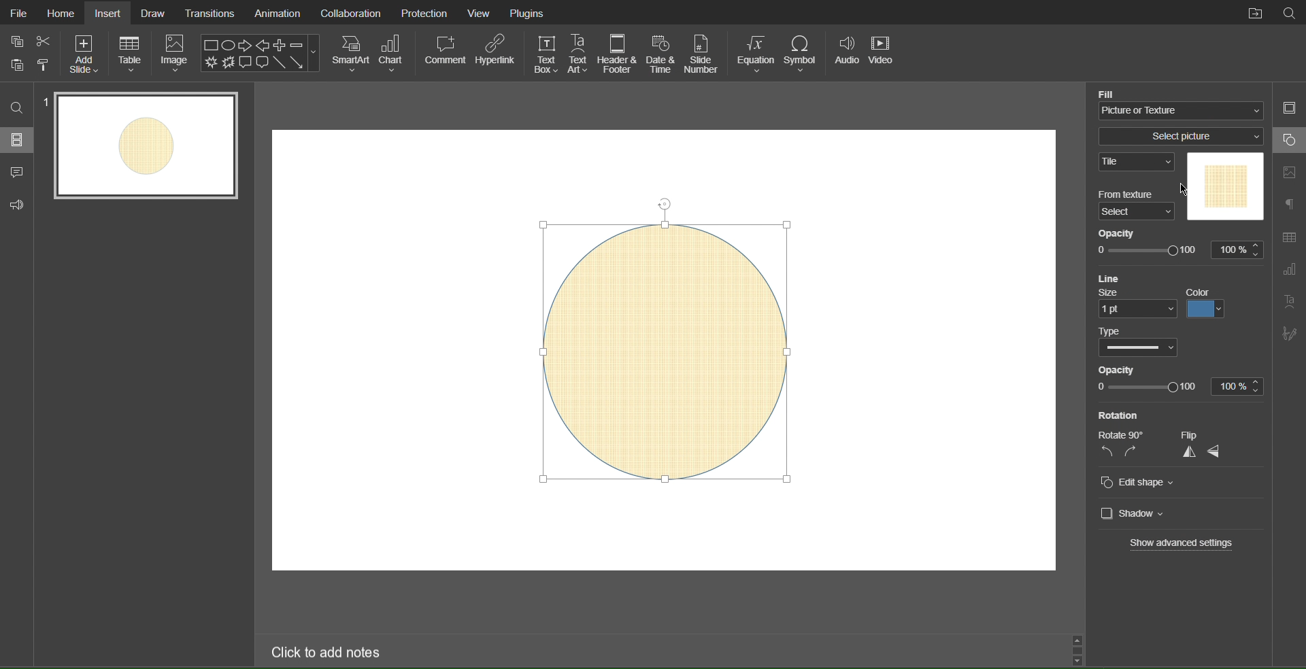  Describe the element at coordinates (1182, 109) in the screenshot. I see `picture or texture` at that location.